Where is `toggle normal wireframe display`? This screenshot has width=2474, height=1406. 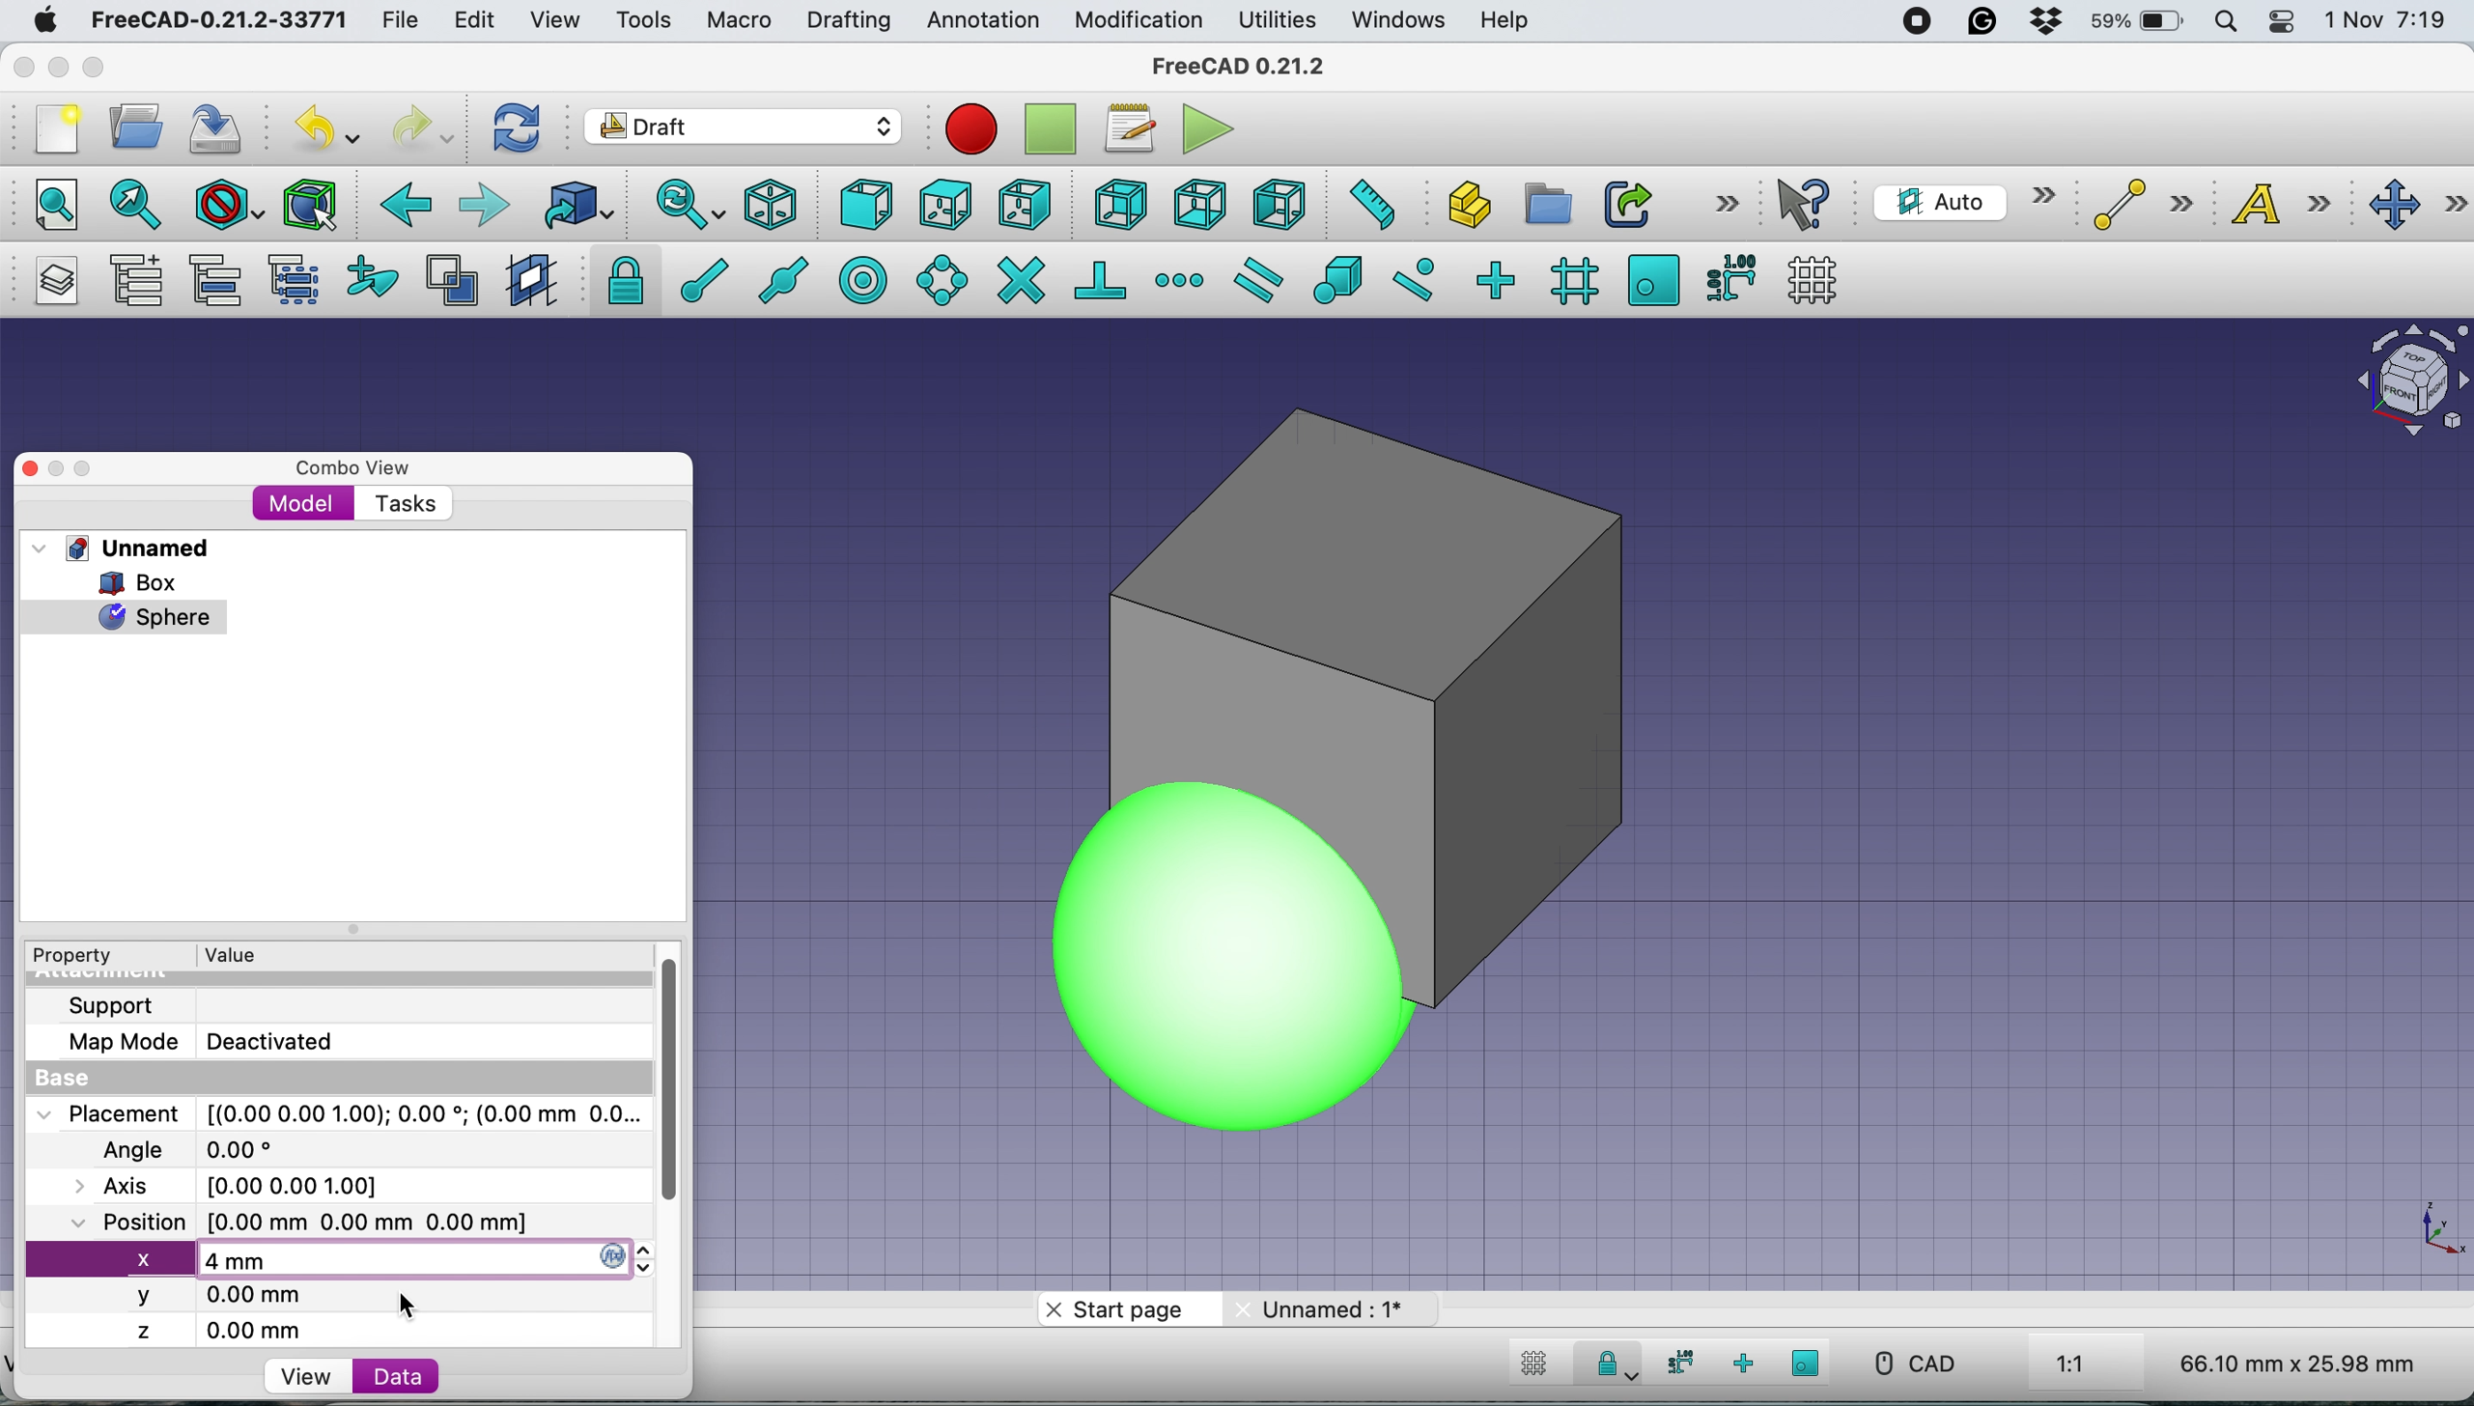 toggle normal wireframe display is located at coordinates (455, 281).